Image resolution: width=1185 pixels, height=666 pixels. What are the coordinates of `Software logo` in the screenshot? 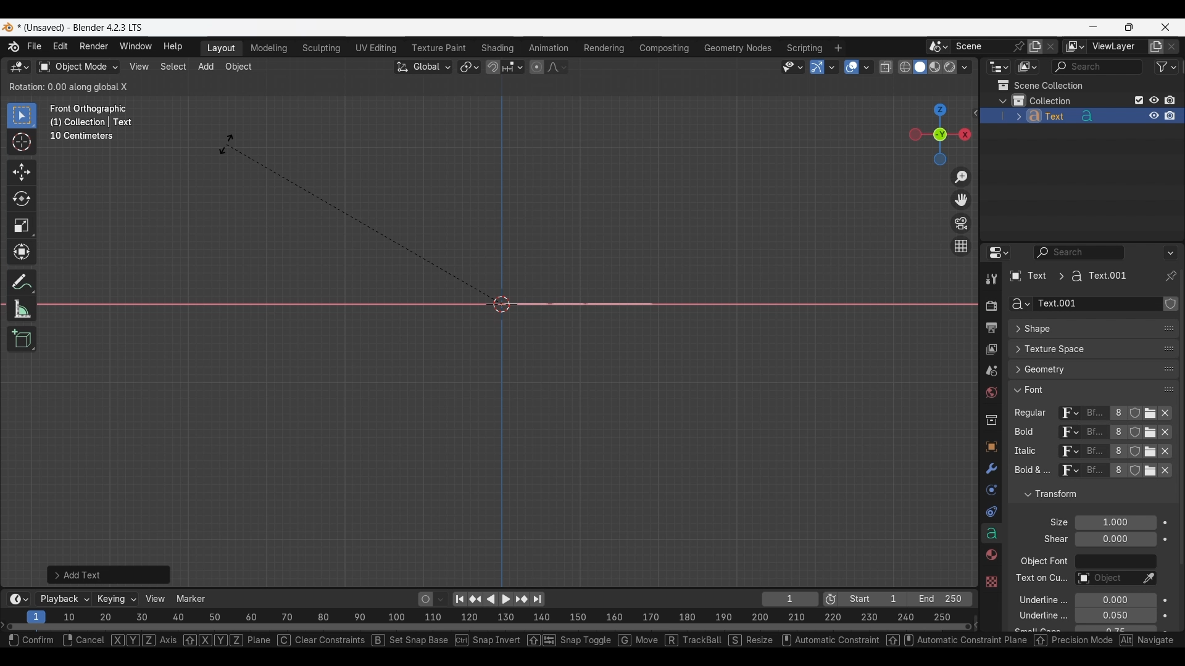 It's located at (7, 27).